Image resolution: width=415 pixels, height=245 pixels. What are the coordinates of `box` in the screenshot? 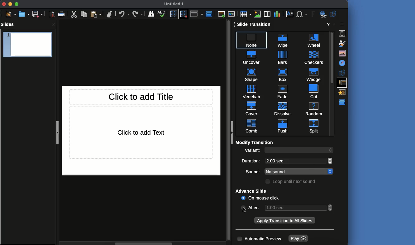 It's located at (283, 74).